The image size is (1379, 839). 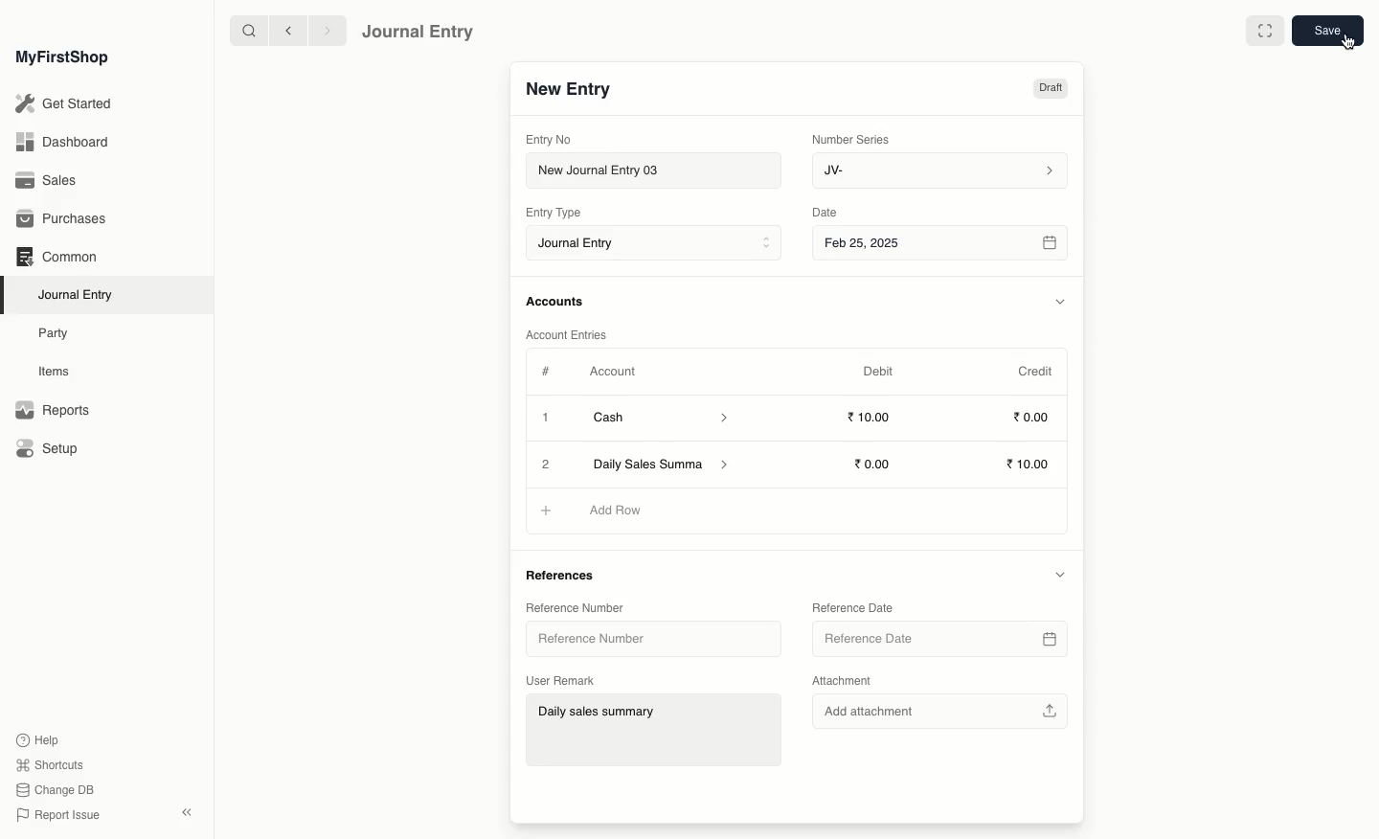 What do you see at coordinates (938, 639) in the screenshot?
I see `Reference Date` at bounding box center [938, 639].